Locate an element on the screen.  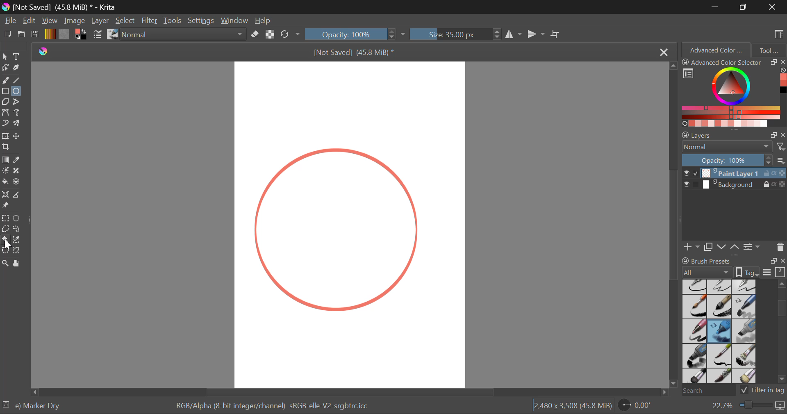
Copy is located at coordinates (710, 246).